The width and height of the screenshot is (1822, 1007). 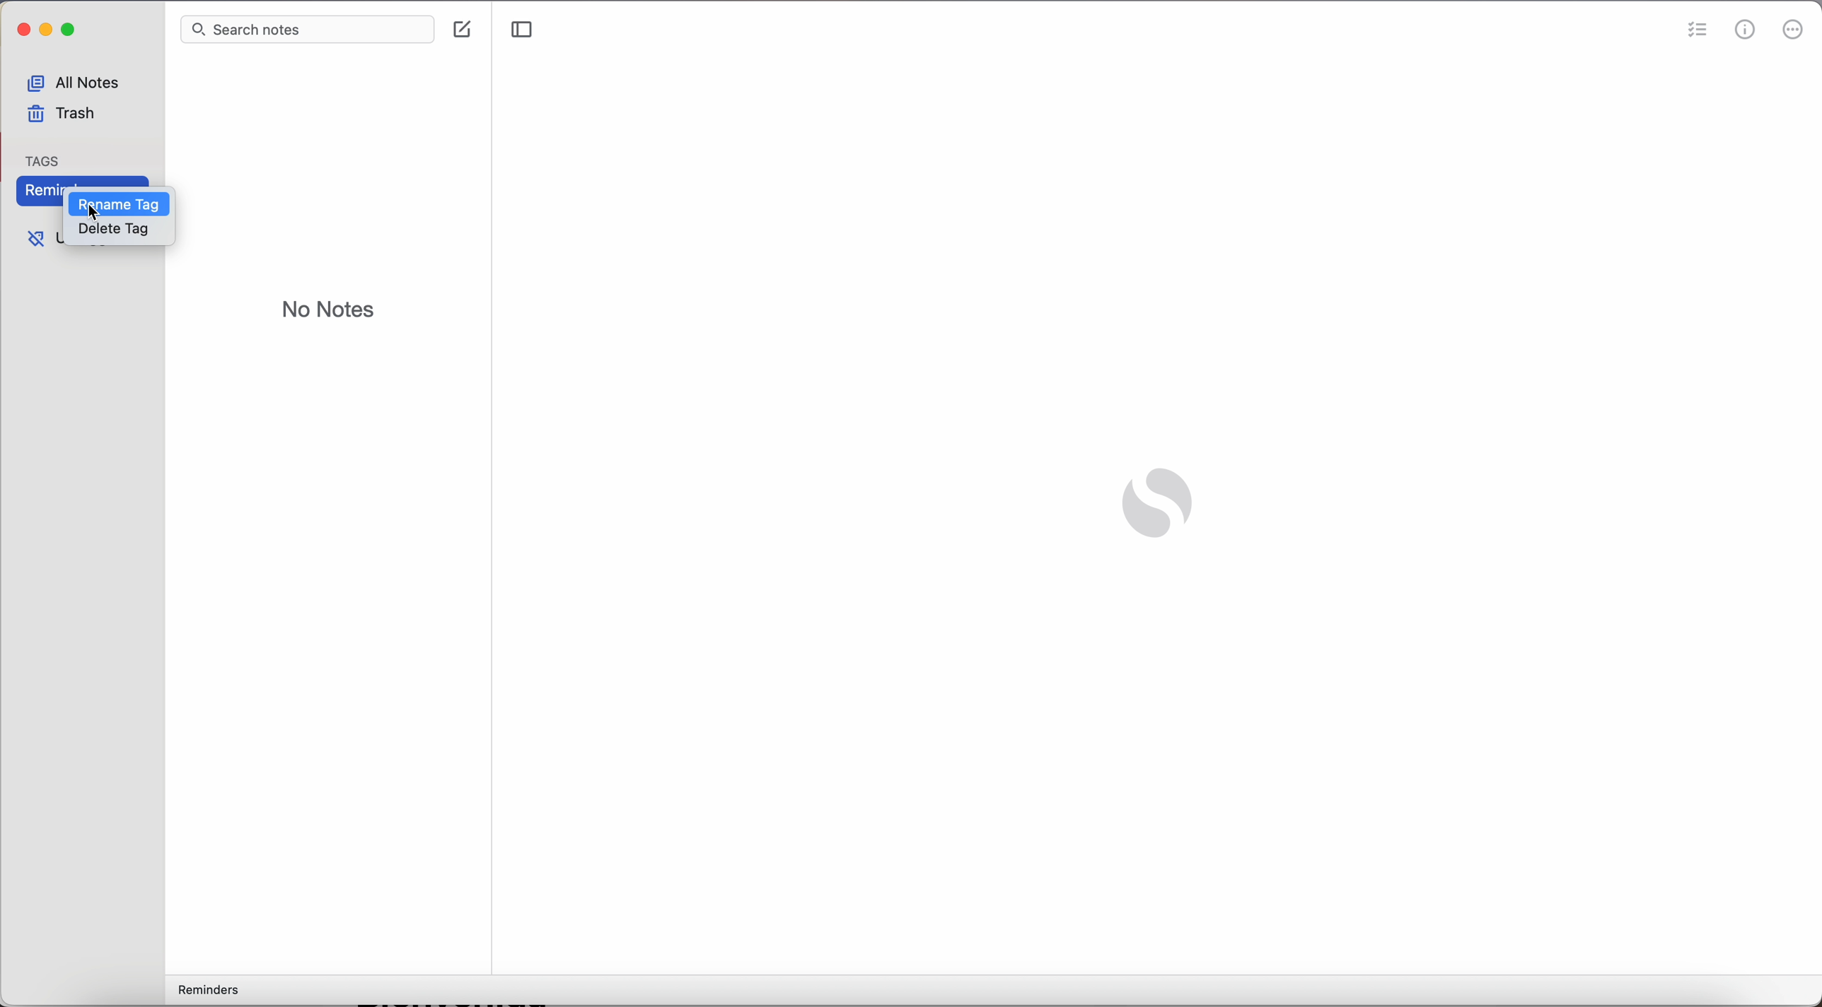 I want to click on cursor, so click(x=86, y=211).